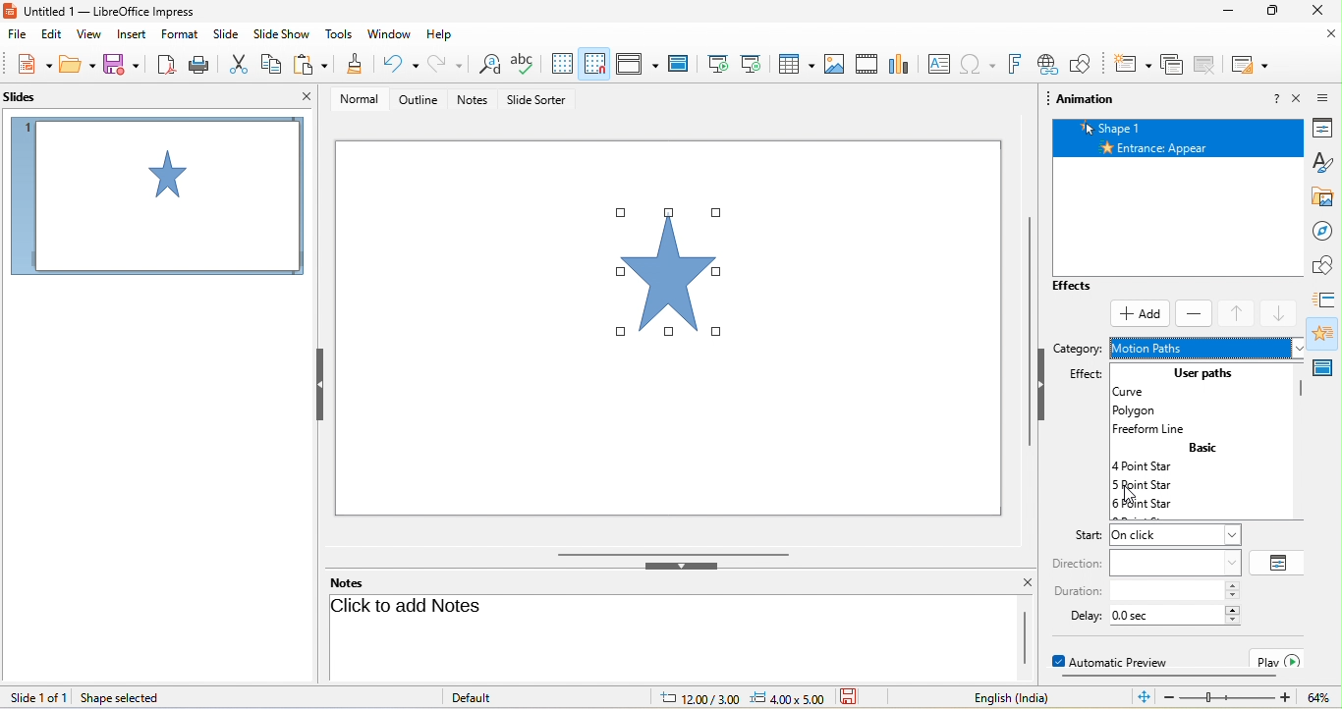  Describe the element at coordinates (130, 35) in the screenshot. I see `insert` at that location.